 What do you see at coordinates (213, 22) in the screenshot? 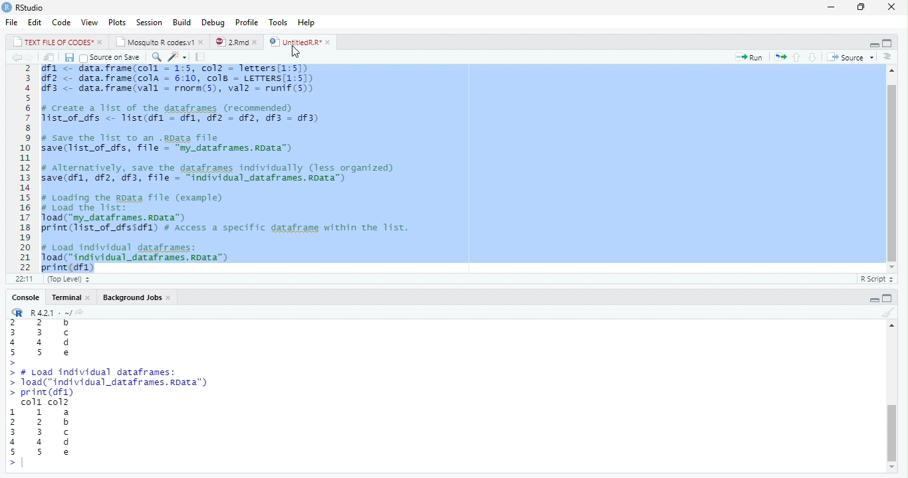
I see `Debug` at bounding box center [213, 22].